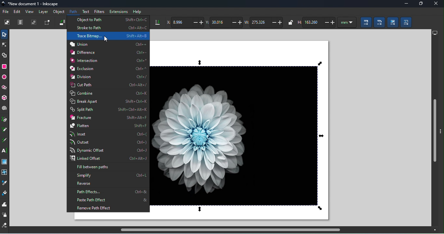  Describe the element at coordinates (290, 22) in the screenshot. I see `When locked, change width and height by the same propotion` at that location.